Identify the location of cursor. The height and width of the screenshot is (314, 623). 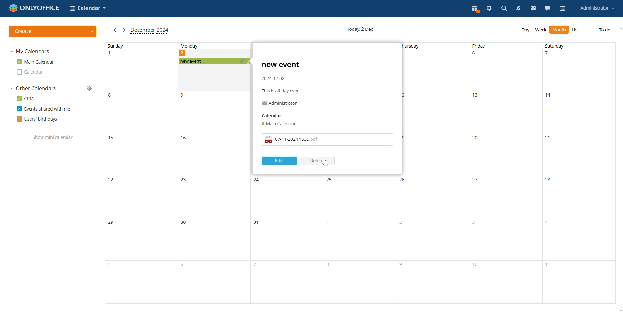
(327, 163).